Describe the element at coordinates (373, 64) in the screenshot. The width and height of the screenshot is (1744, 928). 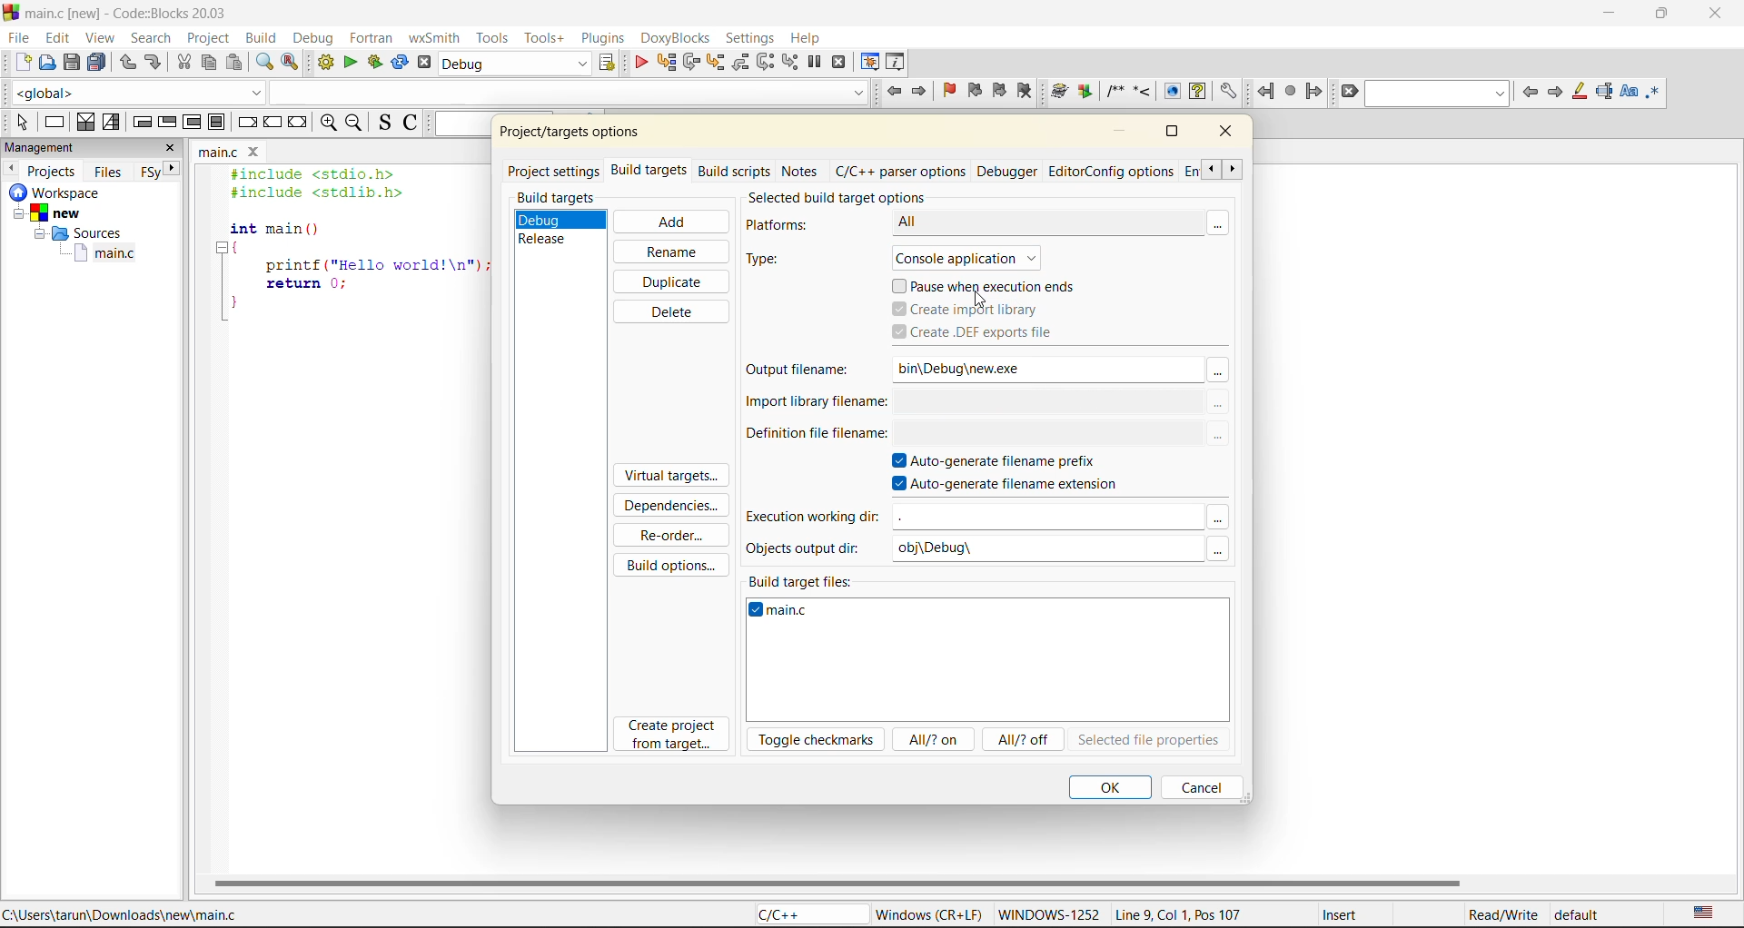
I see `build and run` at that location.